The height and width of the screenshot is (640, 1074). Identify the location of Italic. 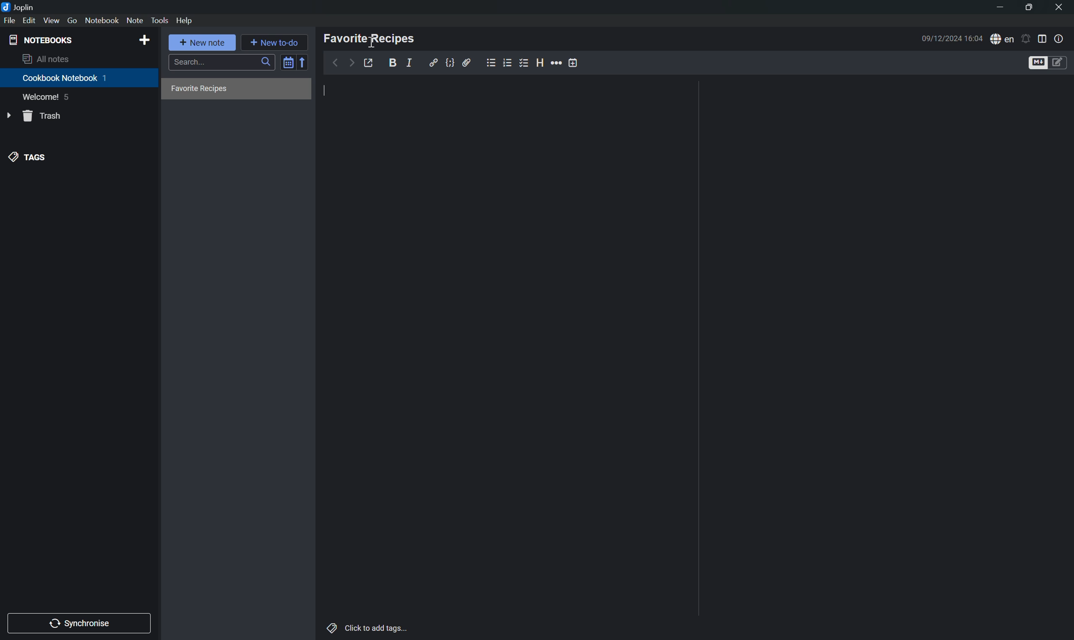
(411, 63).